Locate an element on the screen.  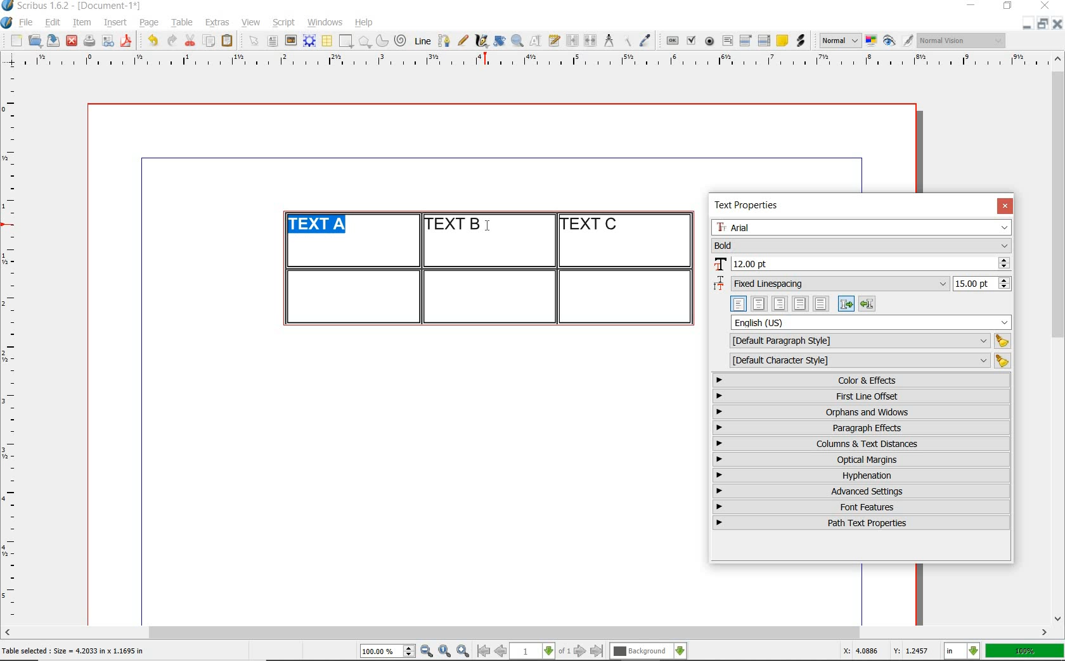
paste is located at coordinates (229, 41).